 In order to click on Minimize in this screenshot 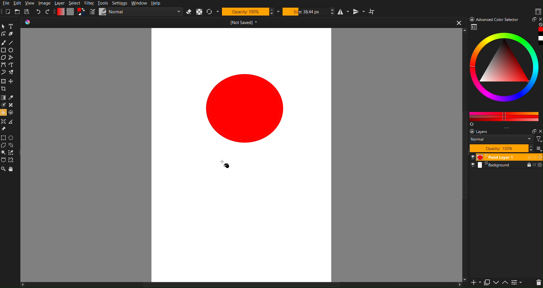, I will do `click(531, 131)`.